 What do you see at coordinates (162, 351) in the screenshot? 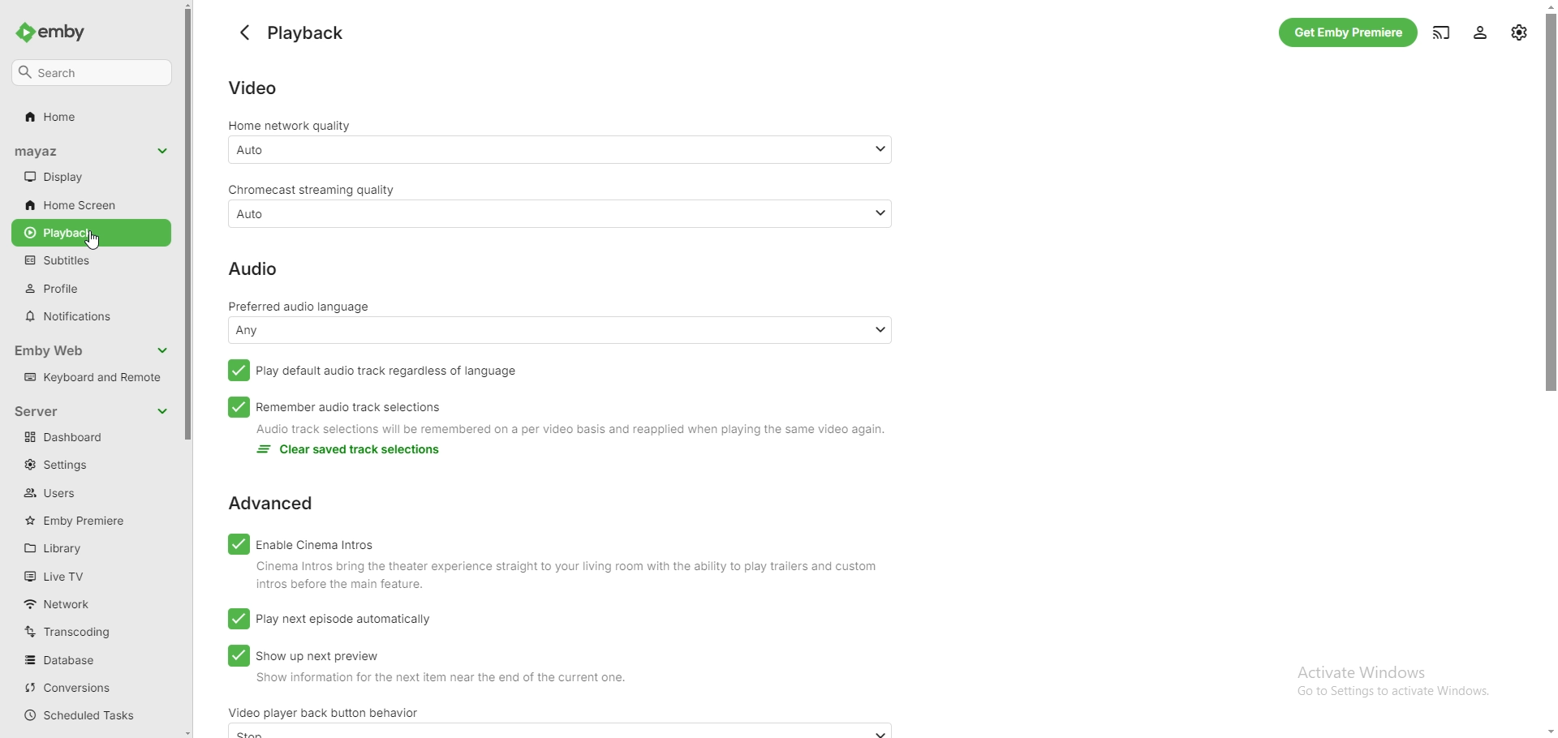
I see `collapse` at bounding box center [162, 351].